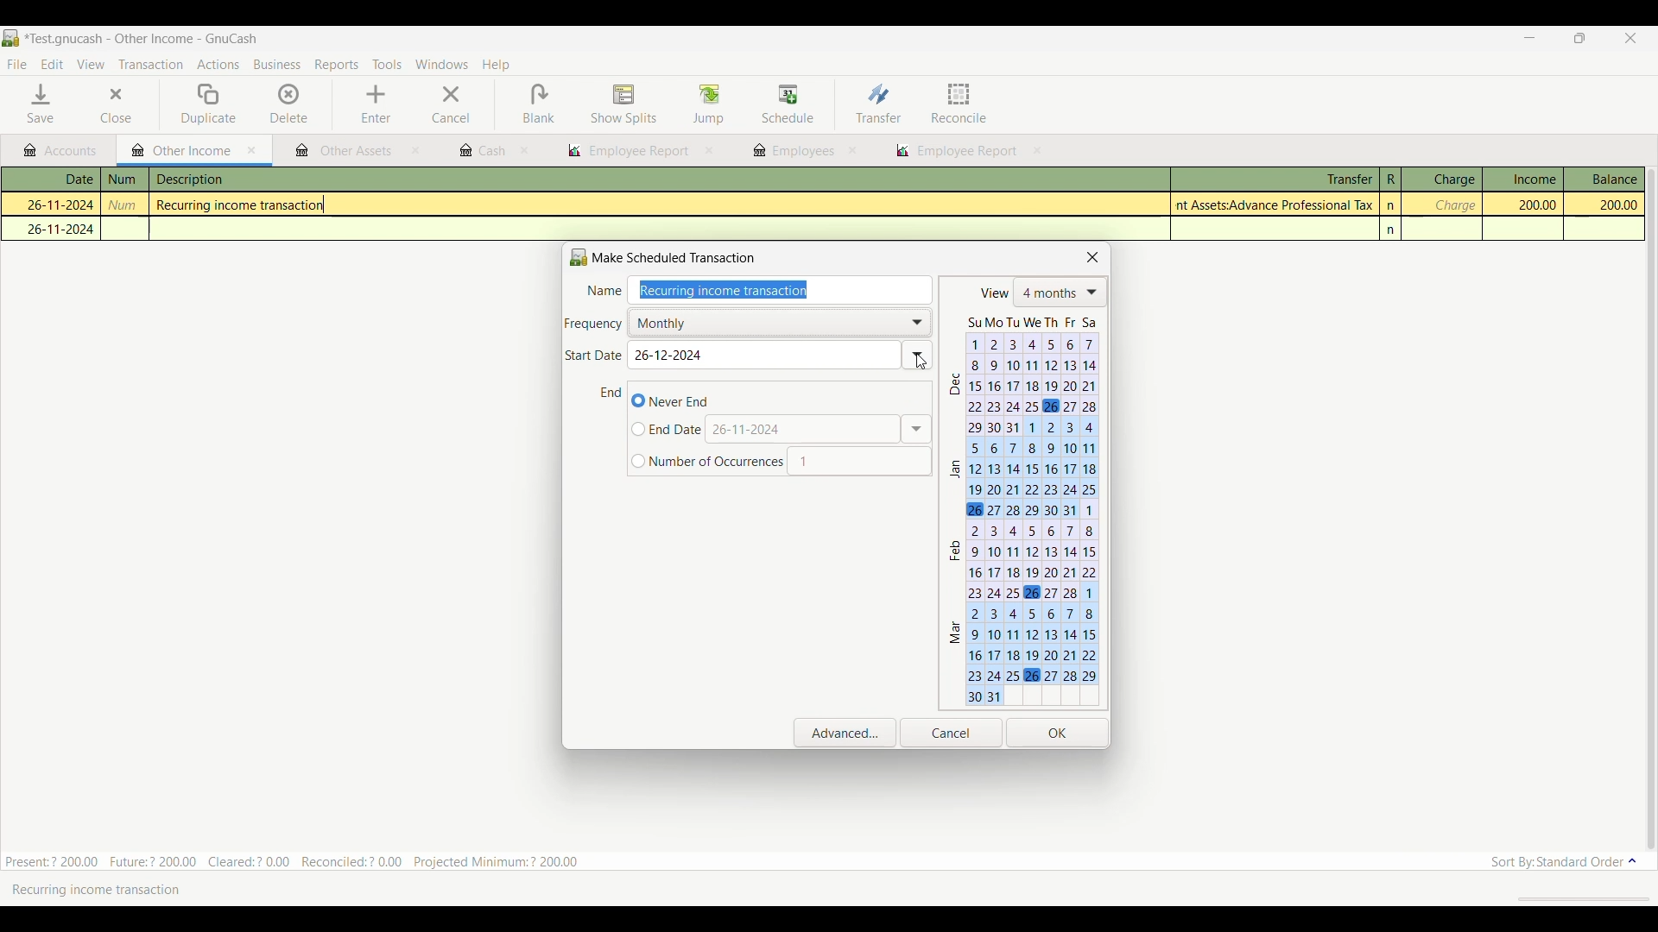  What do you see at coordinates (345, 152) in the screenshot?
I see `other assets` at bounding box center [345, 152].